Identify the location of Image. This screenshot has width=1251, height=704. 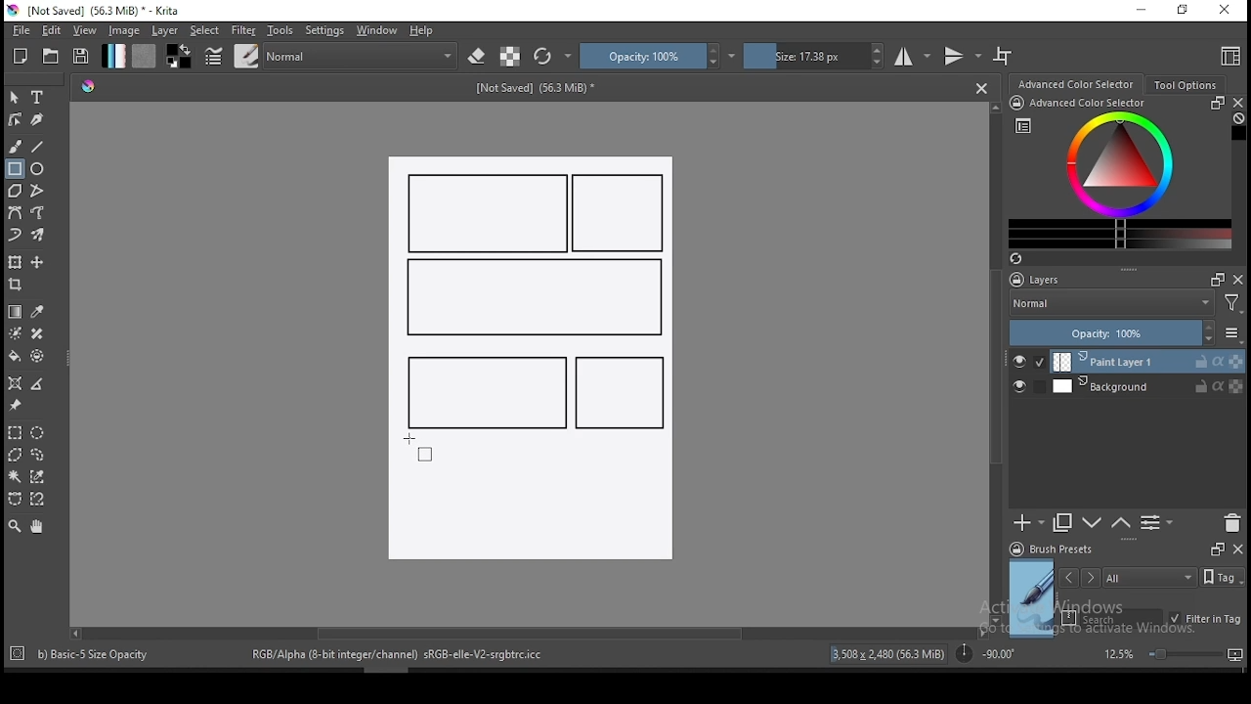
(529, 504).